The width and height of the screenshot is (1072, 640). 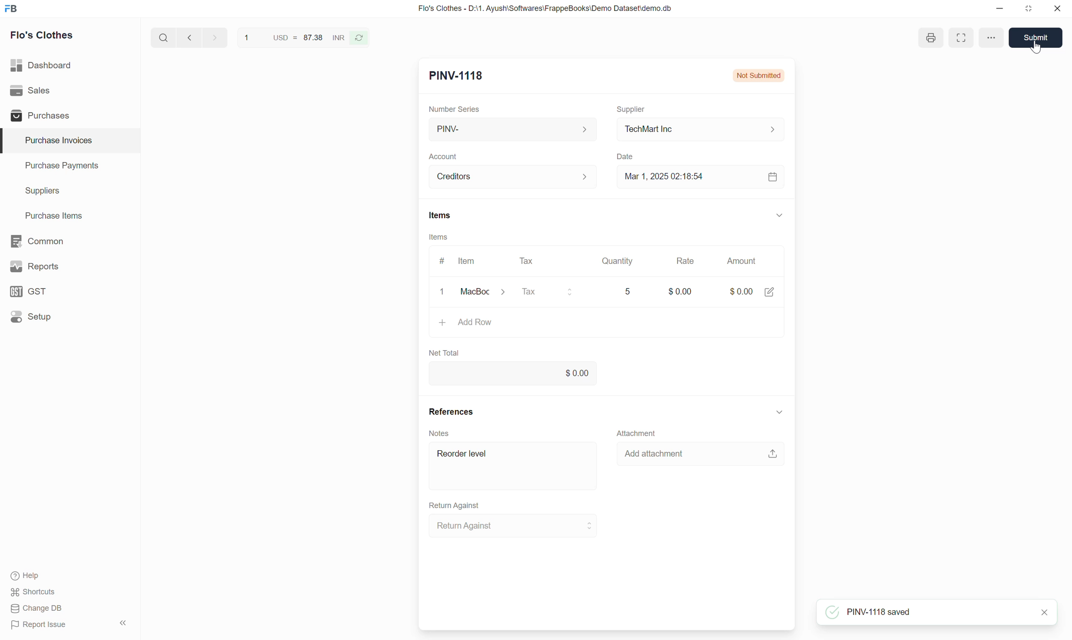 I want to click on Report Issue, so click(x=39, y=625).